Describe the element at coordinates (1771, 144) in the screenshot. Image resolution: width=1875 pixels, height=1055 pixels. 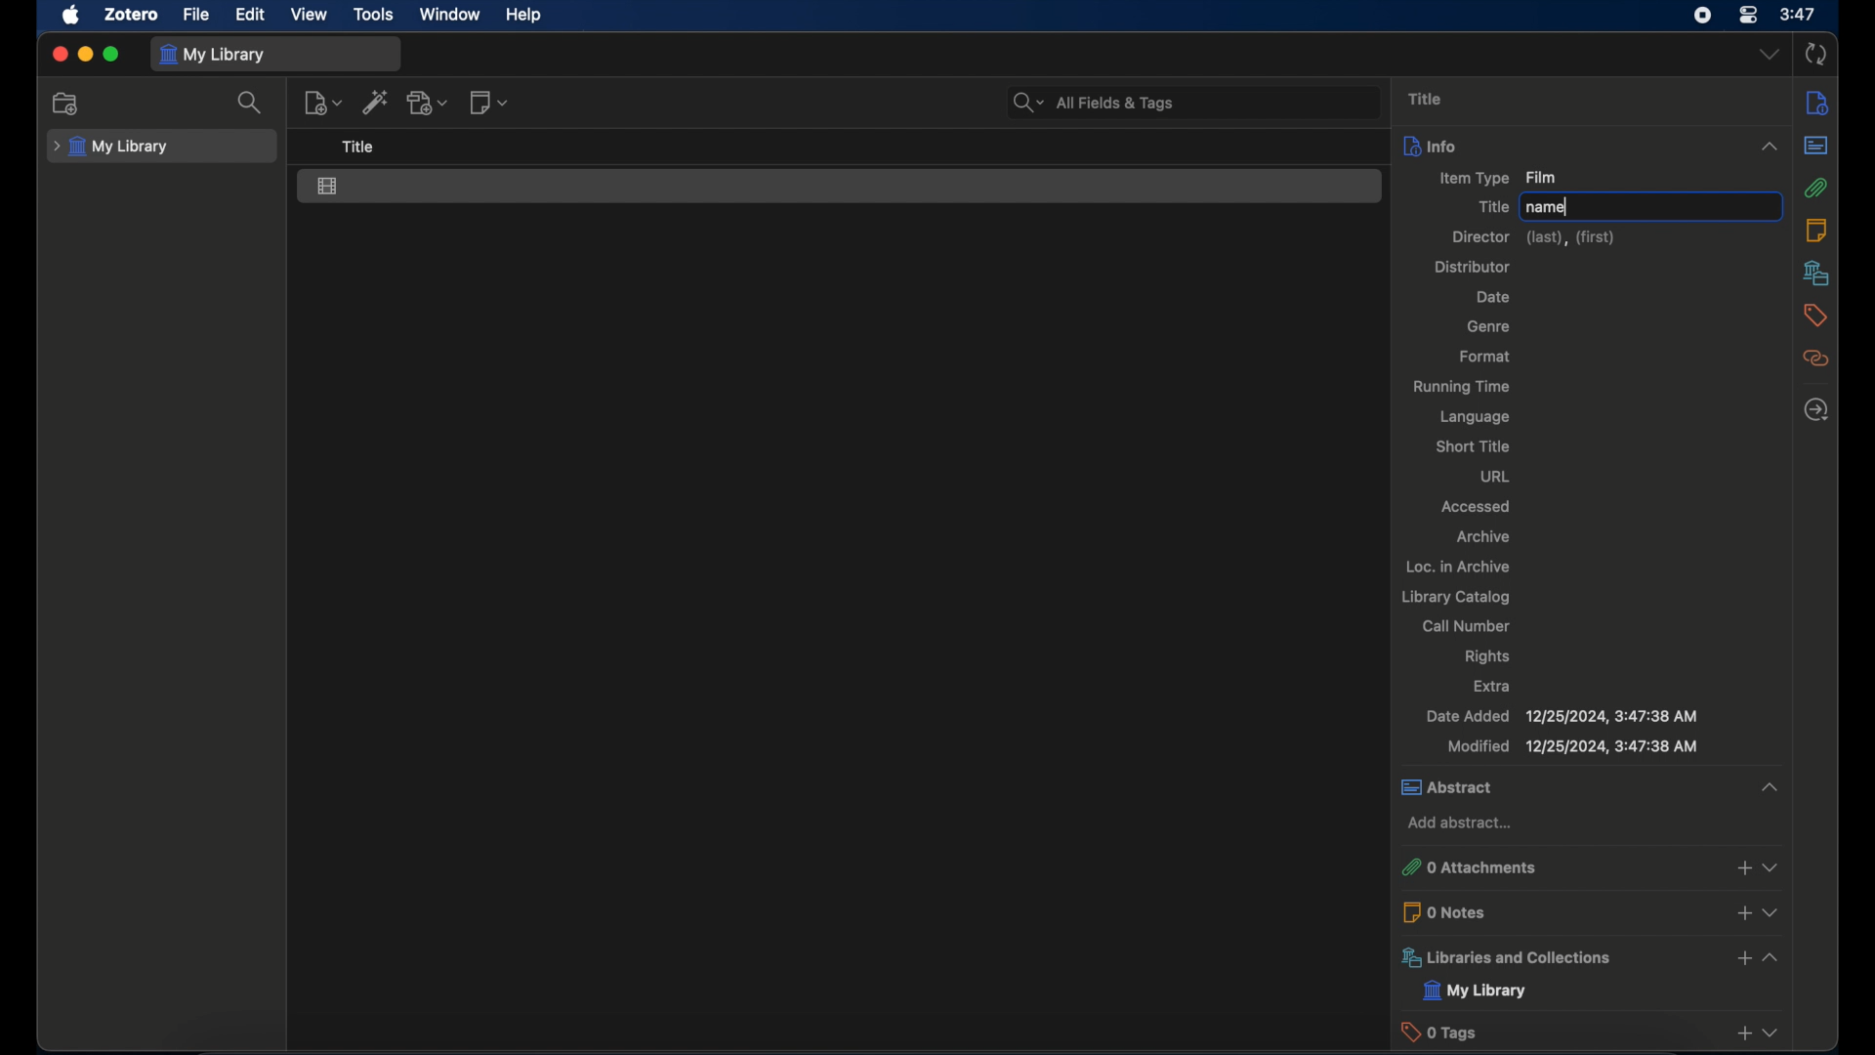
I see `collapse` at that location.